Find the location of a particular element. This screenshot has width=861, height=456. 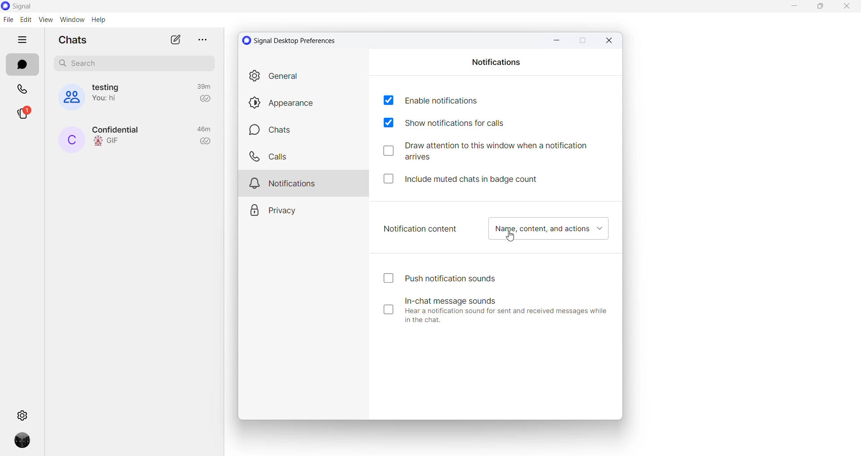

show notifications for call checkbox is located at coordinates (453, 124).